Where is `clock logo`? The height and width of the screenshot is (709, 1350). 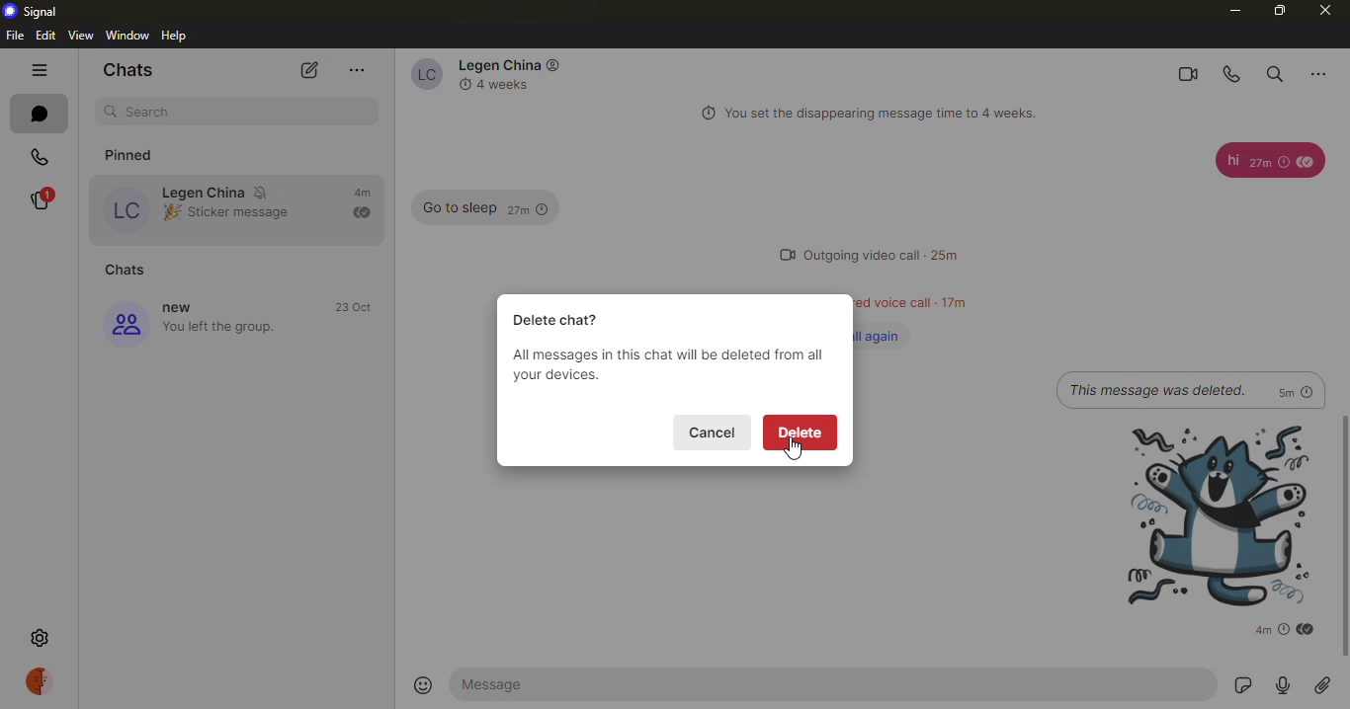
clock logo is located at coordinates (704, 114).